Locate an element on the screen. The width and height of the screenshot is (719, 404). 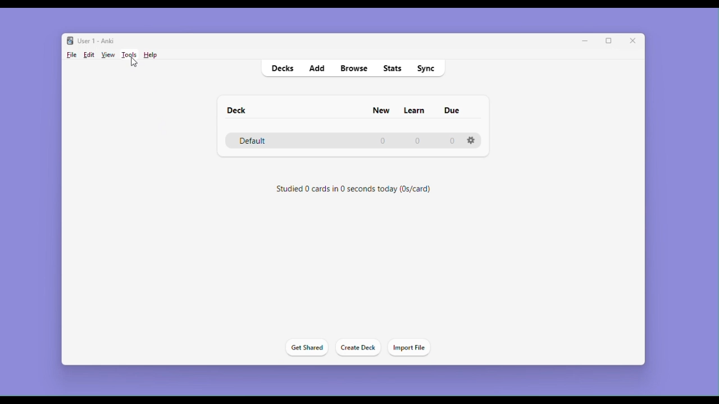
Studied 0 cards in 0 seconds today (0s/card) is located at coordinates (358, 191).